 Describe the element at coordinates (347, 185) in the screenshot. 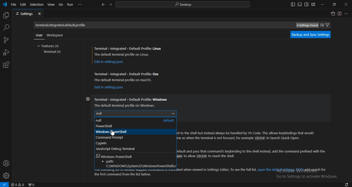

I see `notifications` at that location.